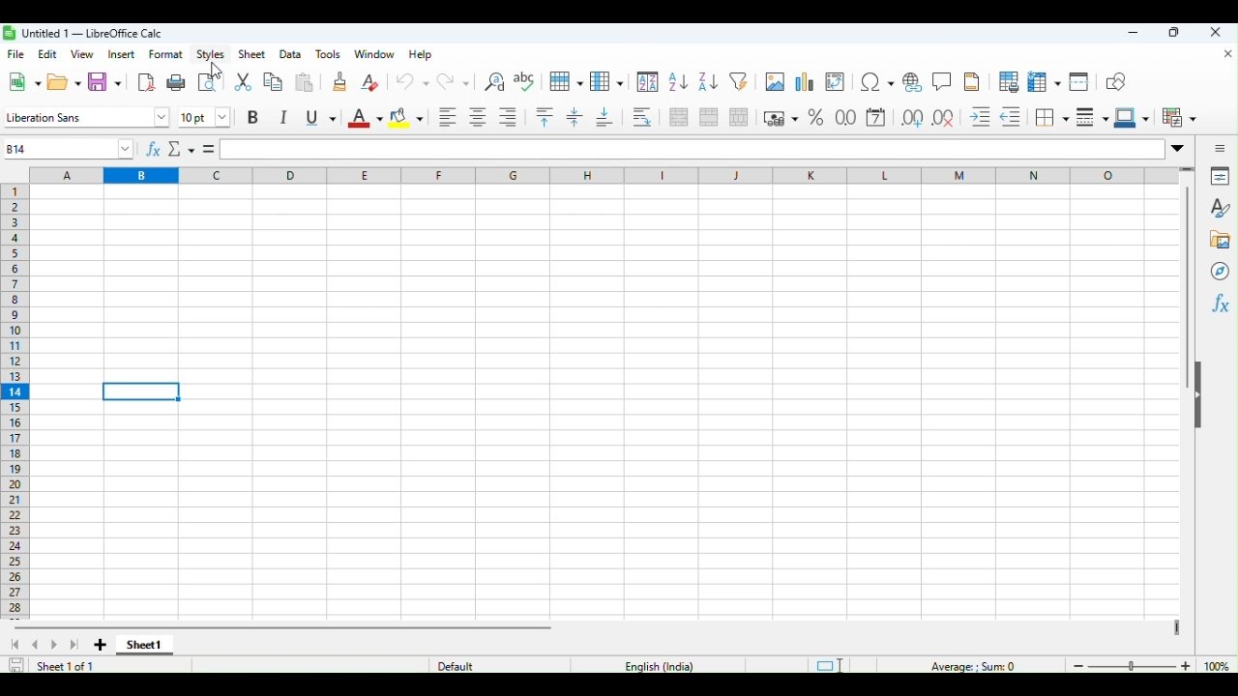 This screenshot has height=696, width=1238. I want to click on Shift decimal, so click(909, 116).